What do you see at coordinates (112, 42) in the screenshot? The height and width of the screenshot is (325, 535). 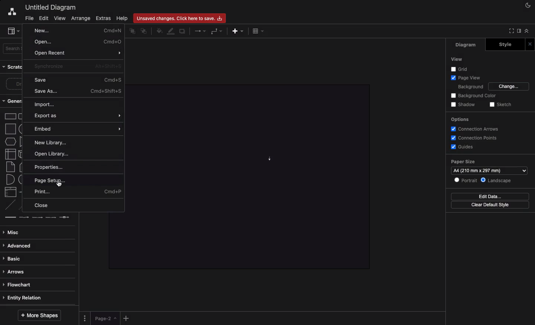 I see `Cmd+O` at bounding box center [112, 42].